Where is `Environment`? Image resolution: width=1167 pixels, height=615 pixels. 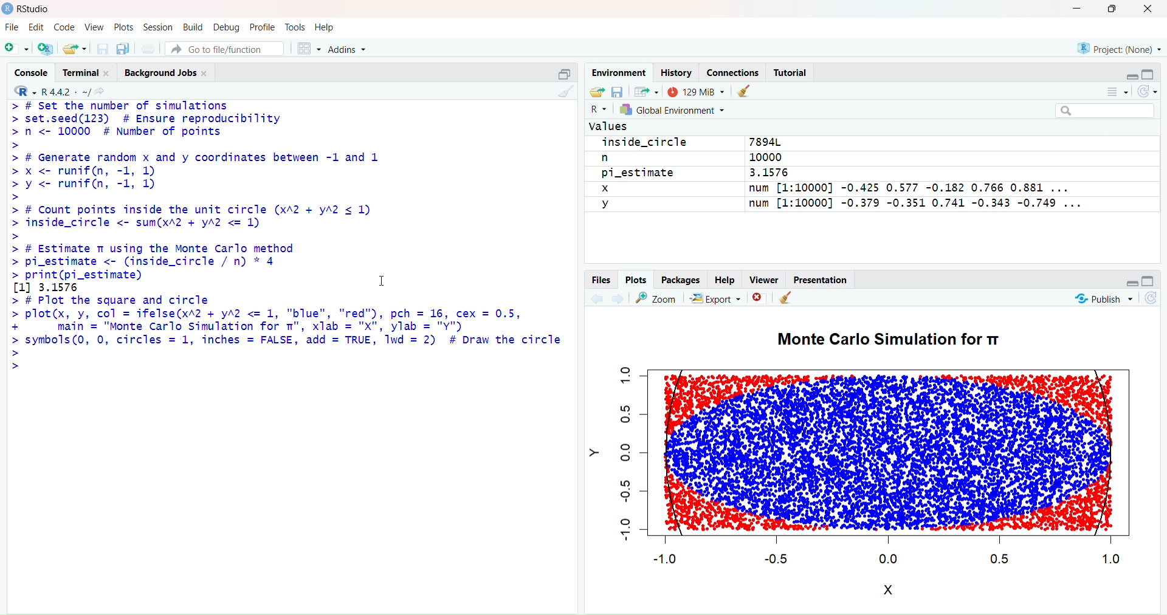
Environment is located at coordinates (622, 72).